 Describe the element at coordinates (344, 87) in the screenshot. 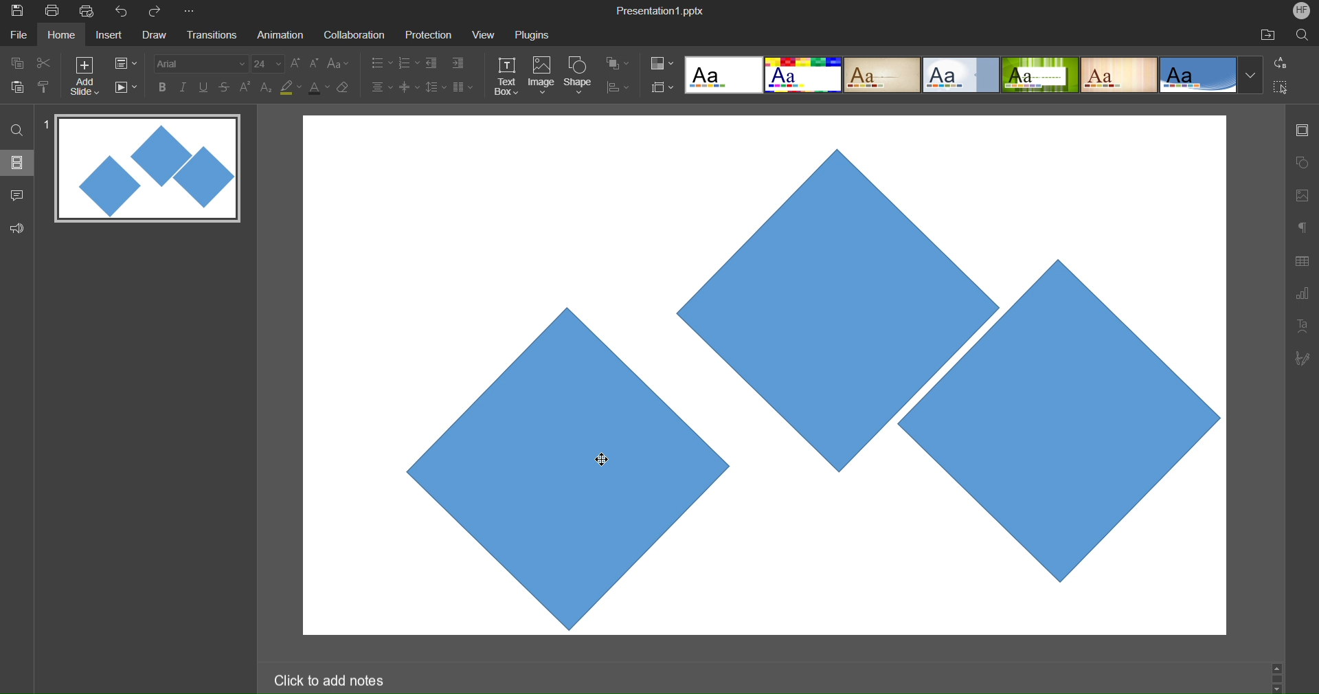

I see `Erase Style` at that location.